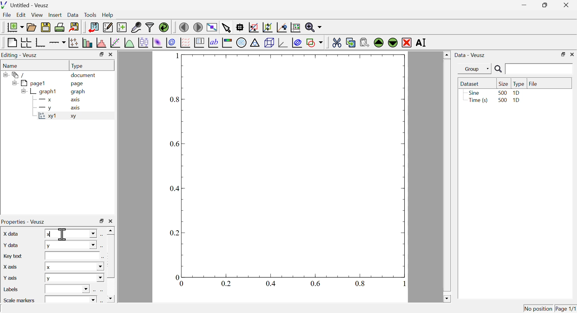 The image size is (577, 313). Describe the element at coordinates (176, 100) in the screenshot. I see `0.8` at that location.